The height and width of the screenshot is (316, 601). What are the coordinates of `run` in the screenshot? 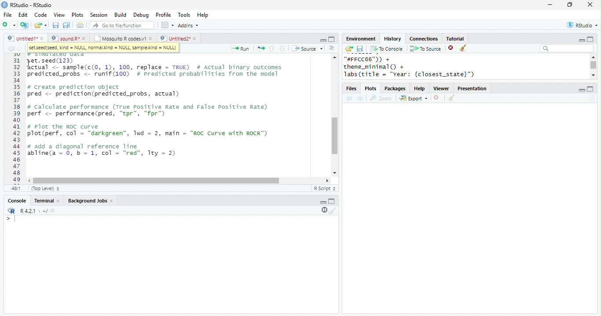 It's located at (240, 48).